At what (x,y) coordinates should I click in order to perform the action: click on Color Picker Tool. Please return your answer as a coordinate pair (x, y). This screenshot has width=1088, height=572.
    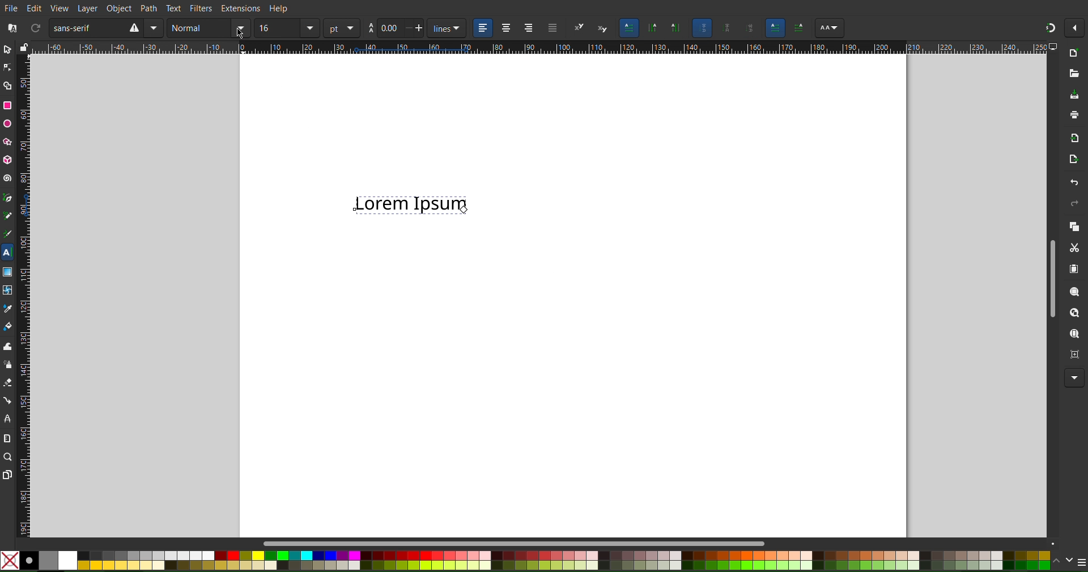
    Looking at the image, I should click on (7, 309).